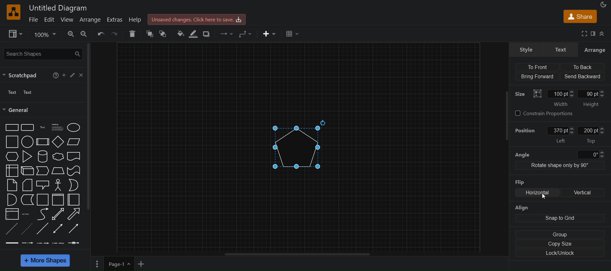 The width and height of the screenshot is (611, 271). What do you see at coordinates (520, 94) in the screenshot?
I see `Size` at bounding box center [520, 94].